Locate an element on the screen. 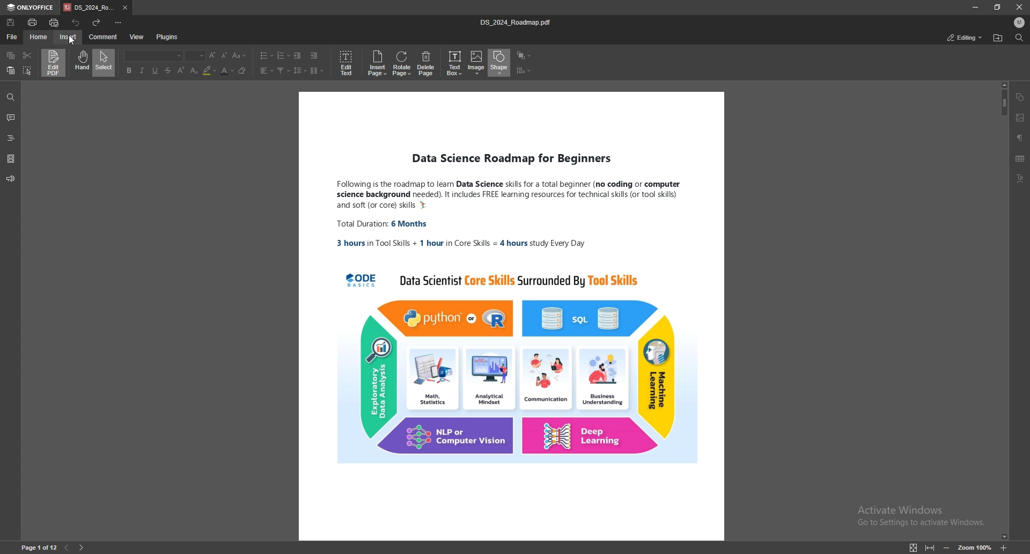  shape is located at coordinates (1021, 97).